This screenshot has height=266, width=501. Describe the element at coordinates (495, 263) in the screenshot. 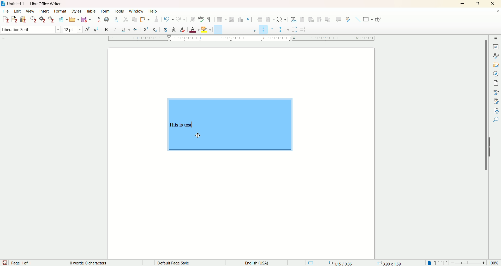

I see `zoom percent` at that location.